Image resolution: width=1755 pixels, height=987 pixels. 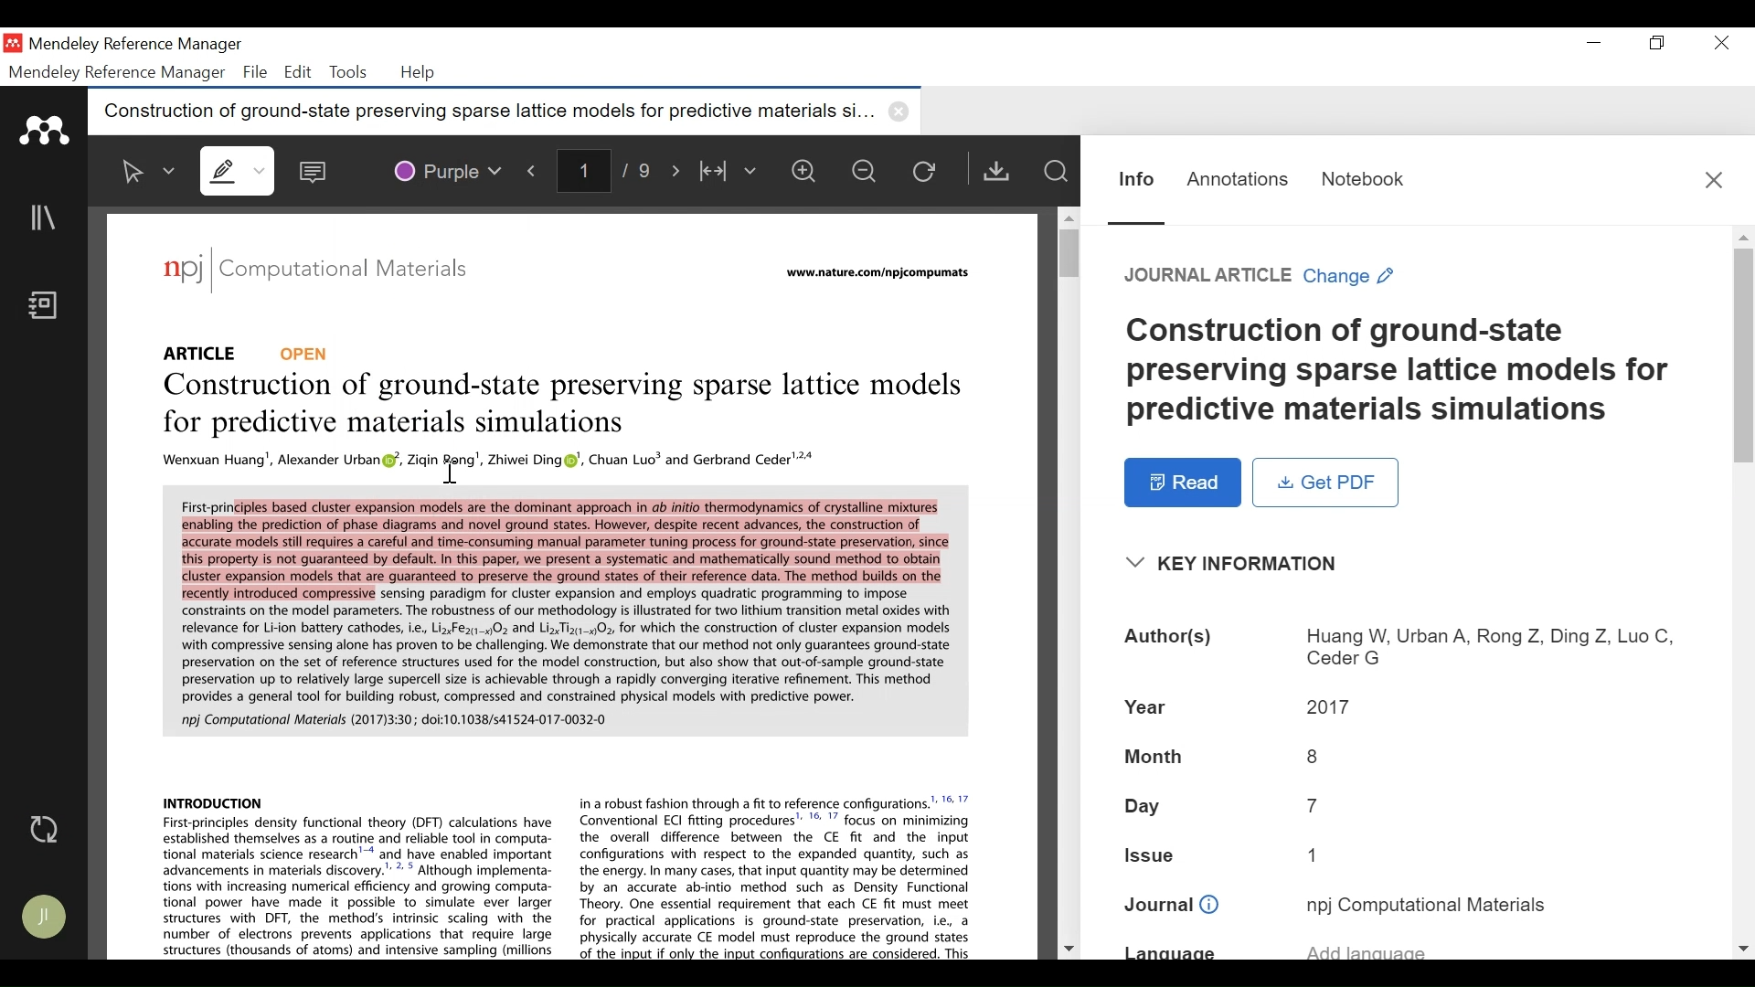 I want to click on Find In File, so click(x=1056, y=171).